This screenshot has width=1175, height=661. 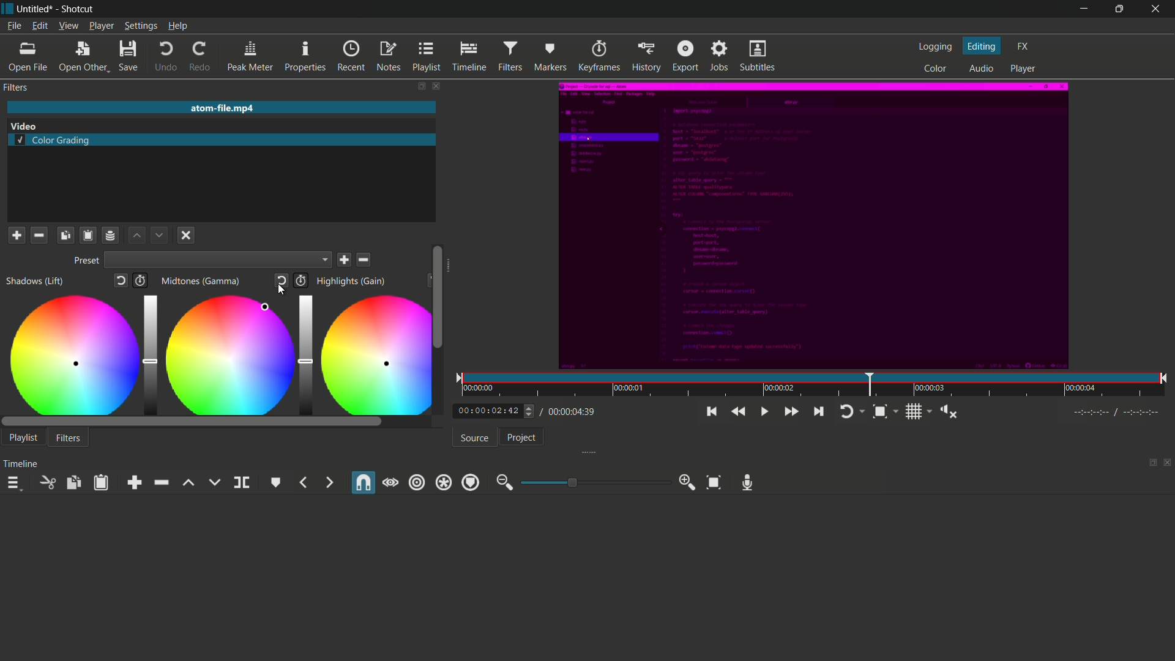 I want to click on adjustment bar, so click(x=149, y=353).